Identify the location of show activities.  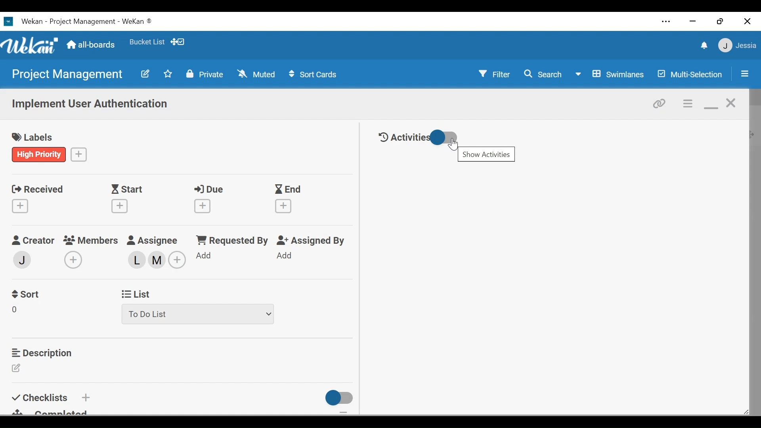
(488, 156).